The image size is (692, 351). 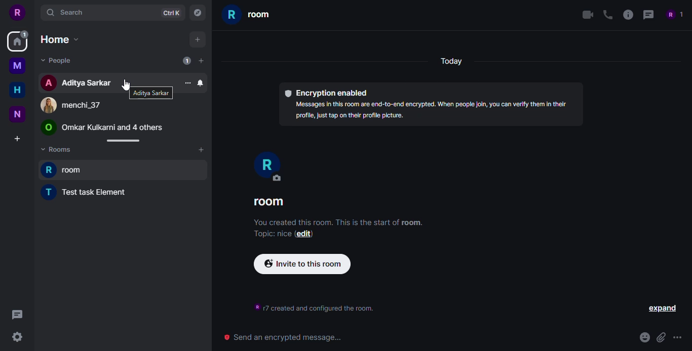 What do you see at coordinates (17, 139) in the screenshot?
I see `create a space` at bounding box center [17, 139].